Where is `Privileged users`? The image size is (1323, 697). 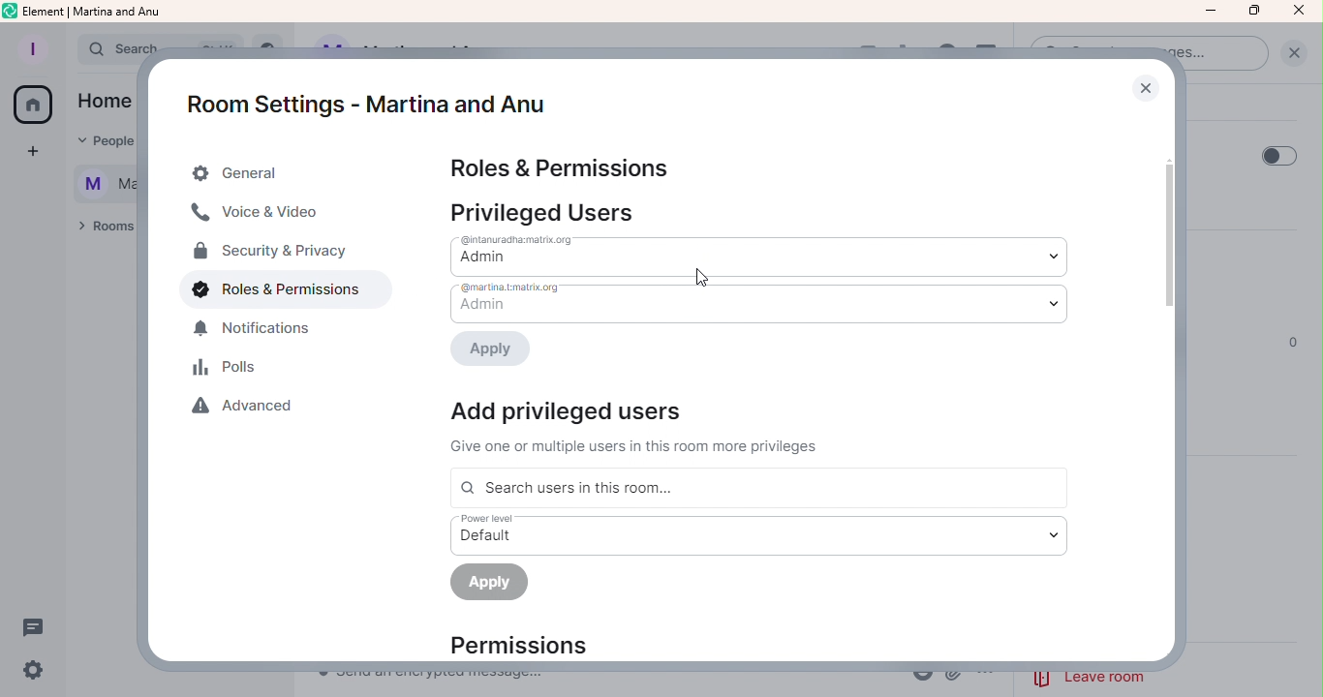 Privileged users is located at coordinates (549, 211).